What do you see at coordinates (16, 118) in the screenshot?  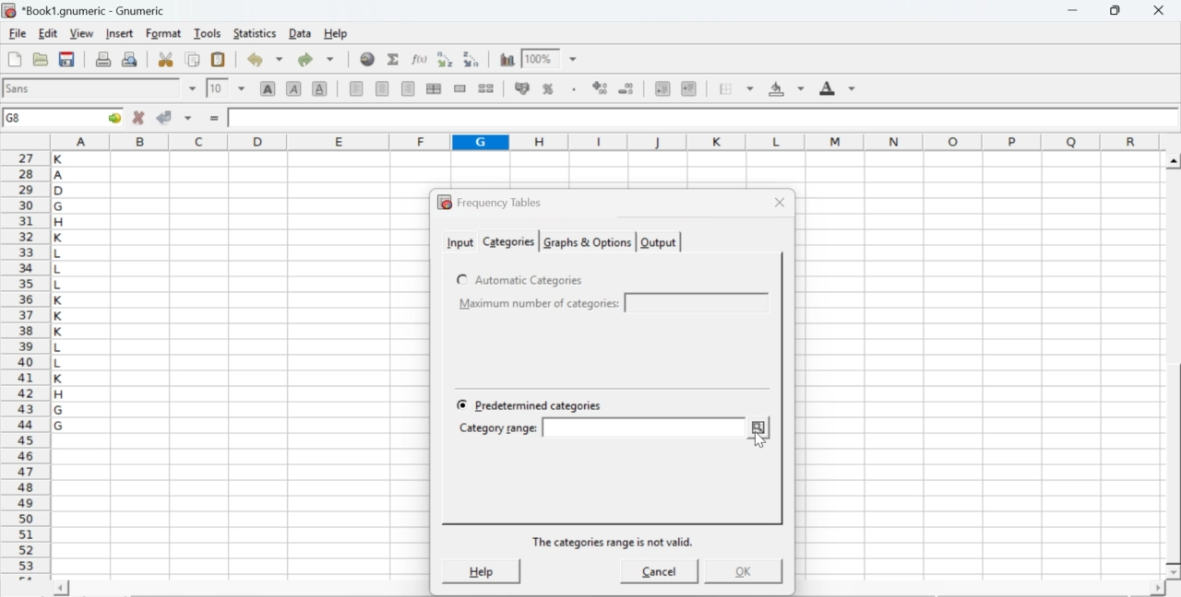 I see `G8` at bounding box center [16, 118].